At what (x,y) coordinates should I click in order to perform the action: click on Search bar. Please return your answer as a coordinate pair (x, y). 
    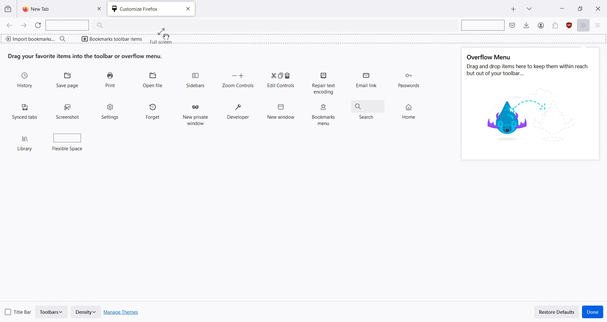
    Looking at the image, I should click on (63, 39).